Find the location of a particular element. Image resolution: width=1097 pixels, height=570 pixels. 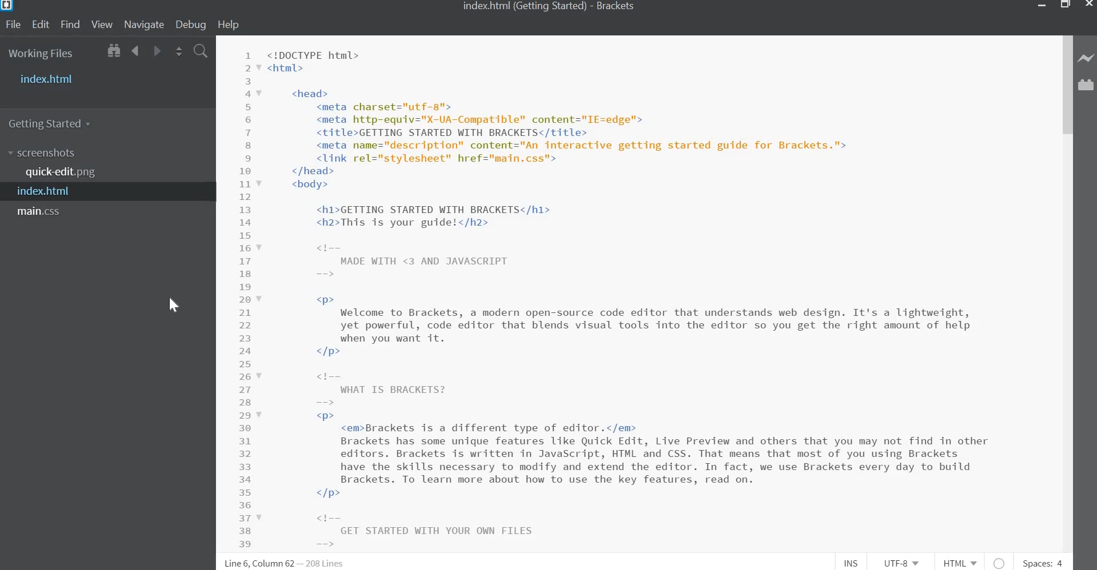

Working Files is located at coordinates (41, 55).